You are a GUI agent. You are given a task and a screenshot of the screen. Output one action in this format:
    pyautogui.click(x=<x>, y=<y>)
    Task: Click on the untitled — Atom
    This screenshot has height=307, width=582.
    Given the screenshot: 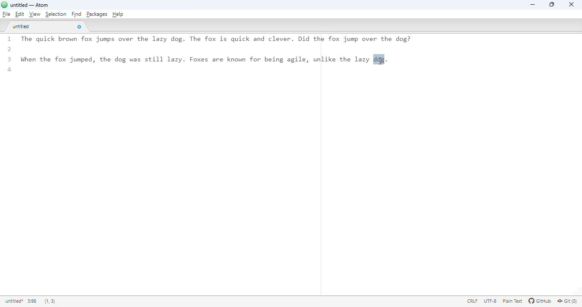 What is the action you would take?
    pyautogui.click(x=32, y=5)
    